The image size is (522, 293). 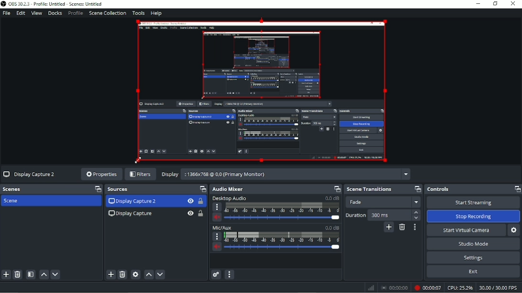 I want to click on OBS 20.2.3 - Profile: Untitled - Scenes: Untitled, so click(x=53, y=4).